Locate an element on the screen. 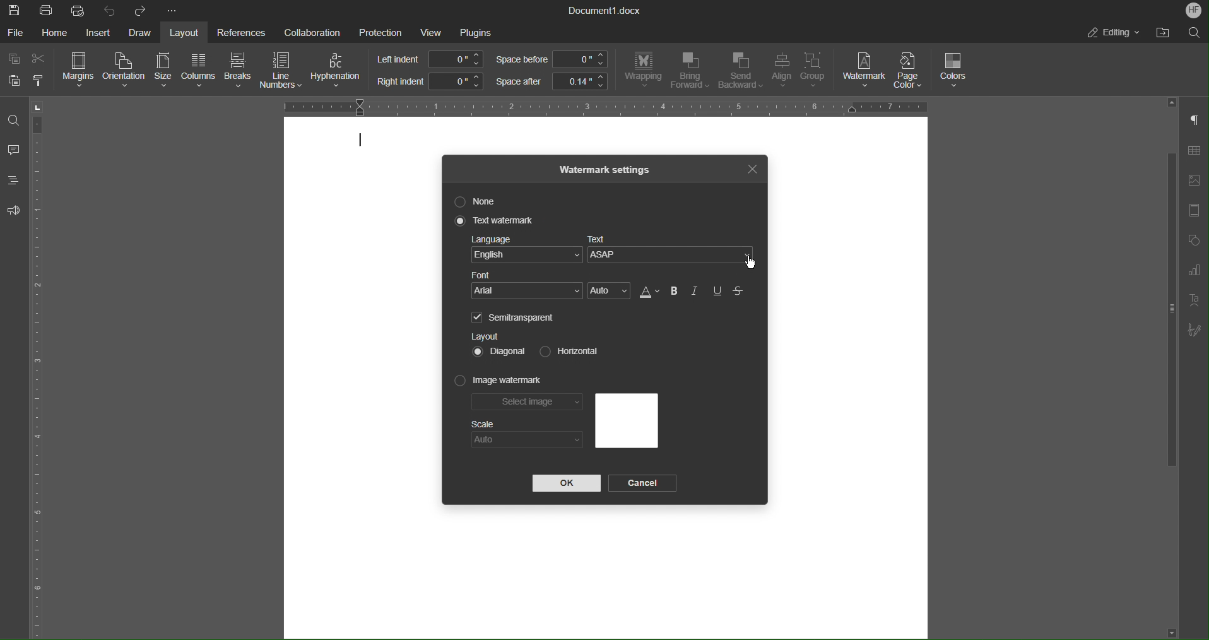  Text Watermark (selected) is located at coordinates (496, 221).